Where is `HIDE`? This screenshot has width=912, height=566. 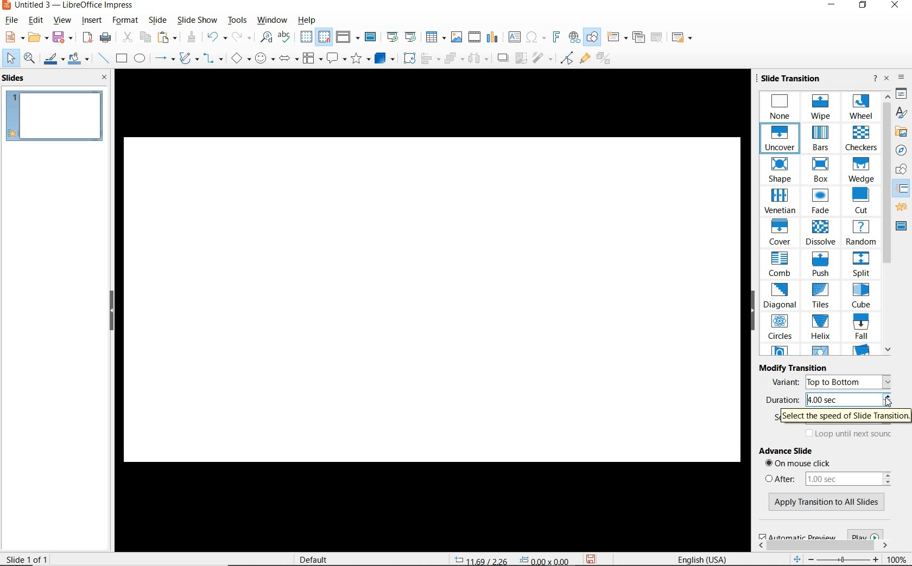 HIDE is located at coordinates (756, 311).